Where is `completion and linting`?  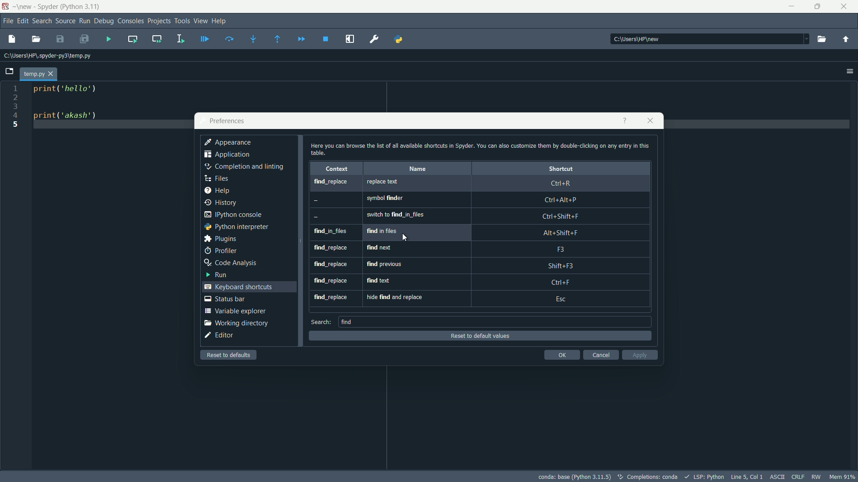 completion and linting is located at coordinates (244, 166).